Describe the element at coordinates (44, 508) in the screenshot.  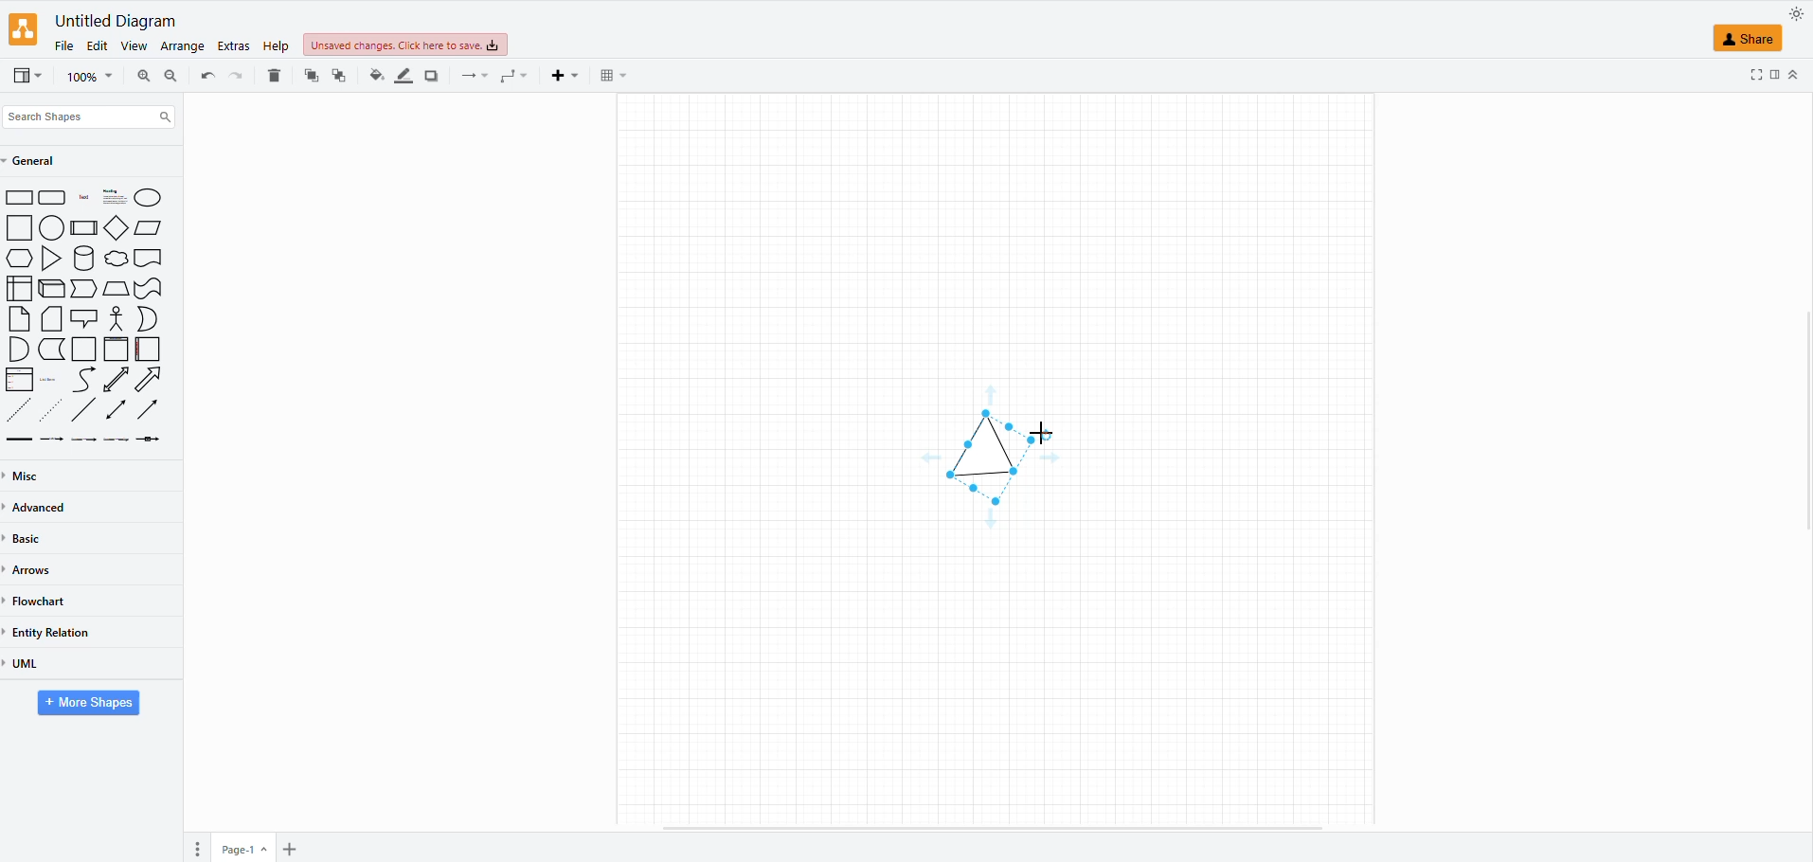
I see `advanced` at that location.